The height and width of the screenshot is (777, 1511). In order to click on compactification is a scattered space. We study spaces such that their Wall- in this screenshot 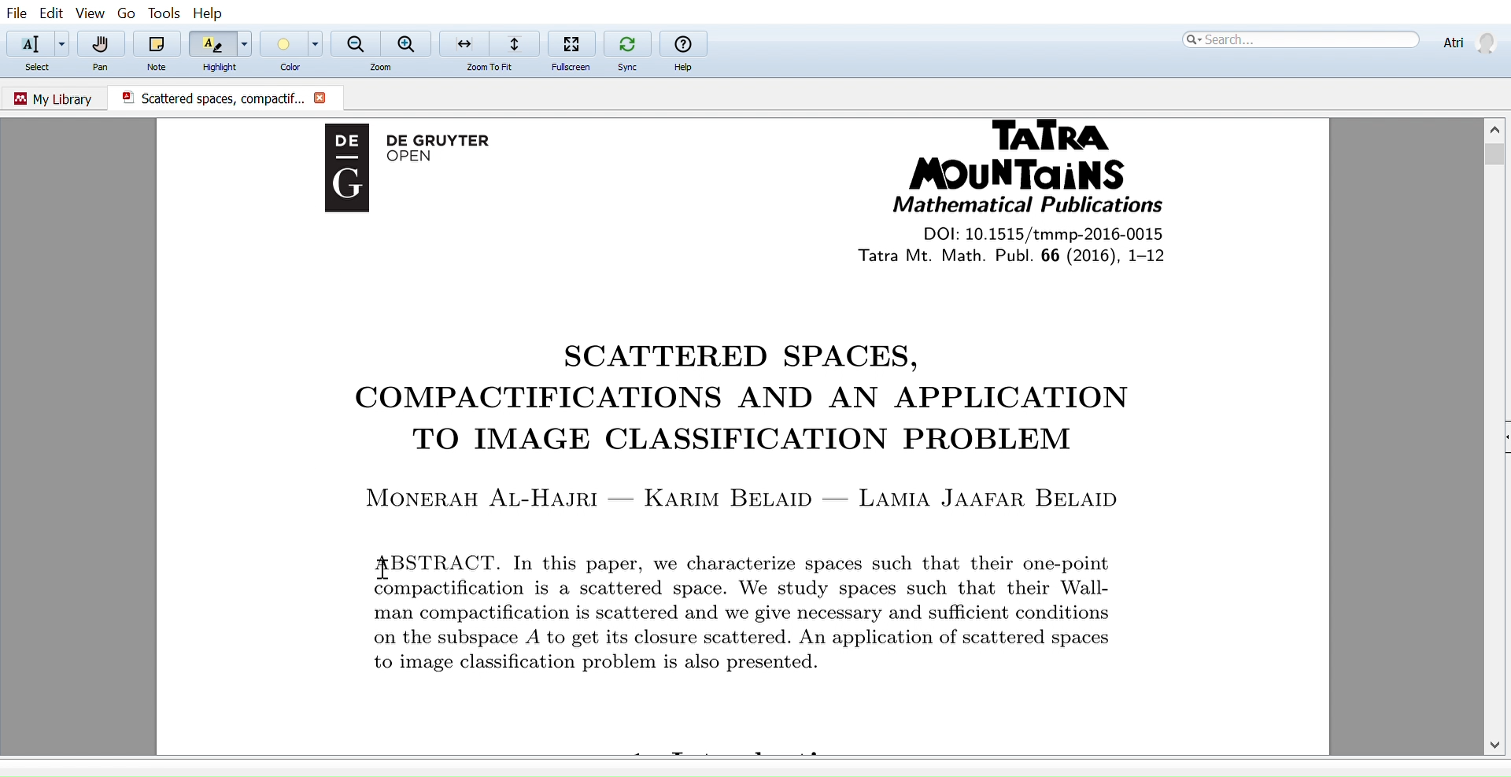, I will do `click(785, 591)`.